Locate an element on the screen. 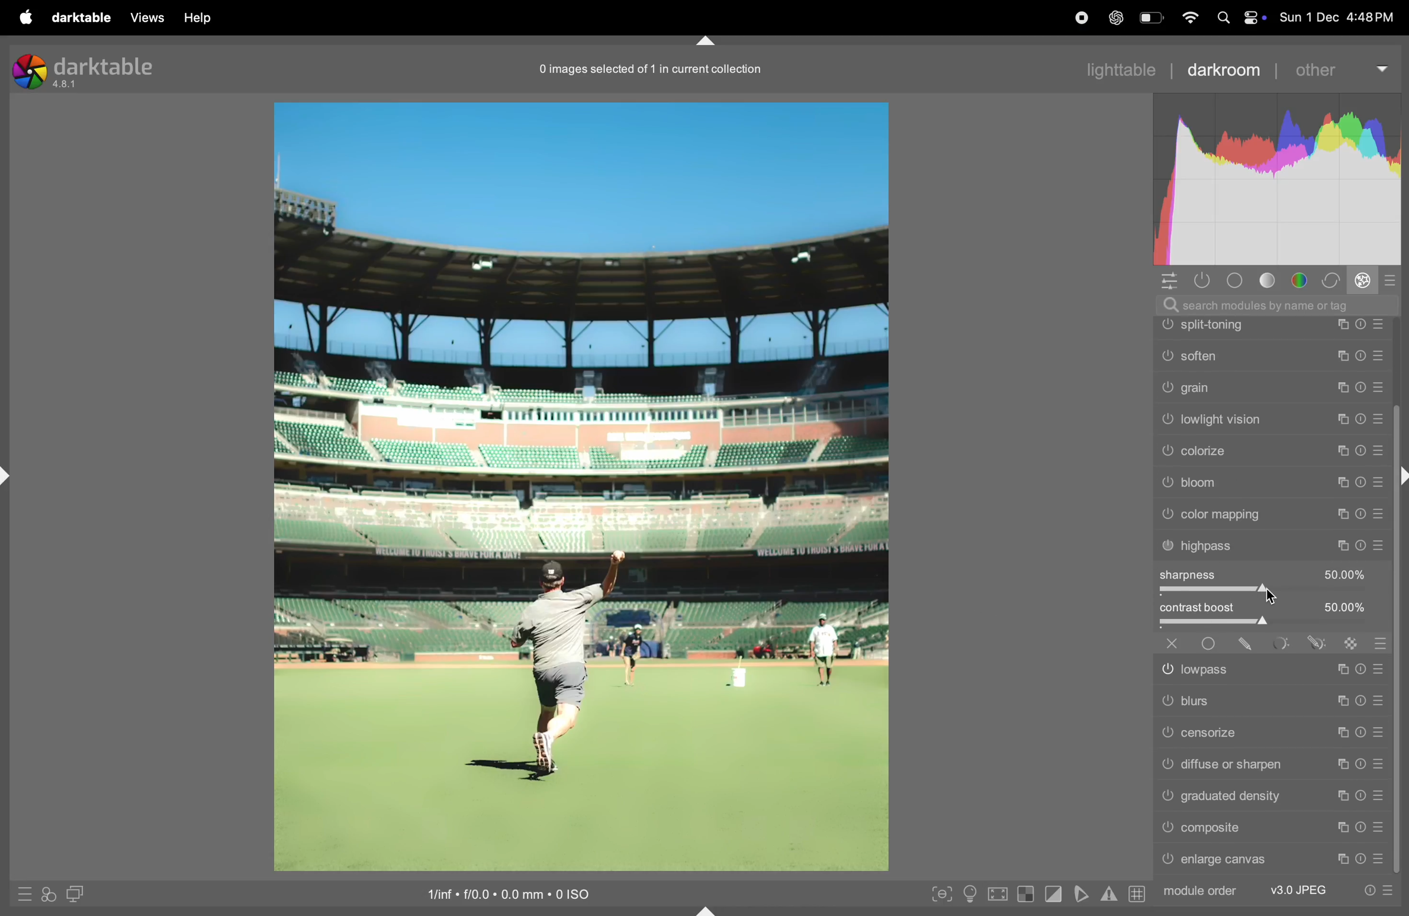 The height and width of the screenshot is (916, 1409). help is located at coordinates (197, 18).